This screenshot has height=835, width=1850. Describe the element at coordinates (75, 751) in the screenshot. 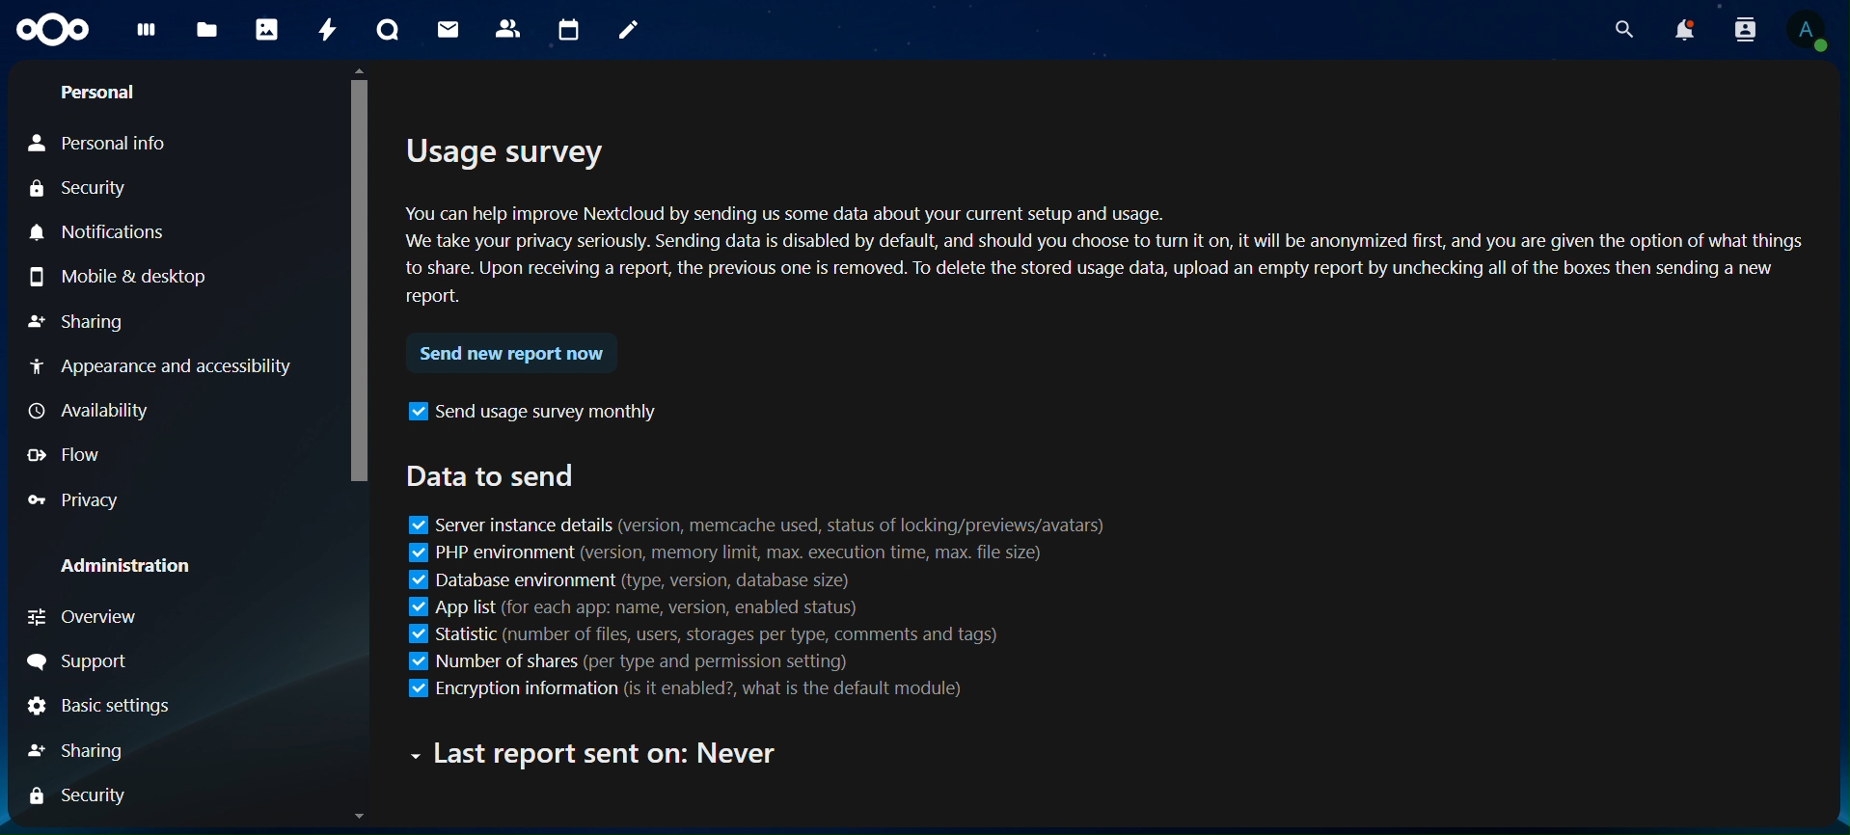

I see `Sharing` at that location.